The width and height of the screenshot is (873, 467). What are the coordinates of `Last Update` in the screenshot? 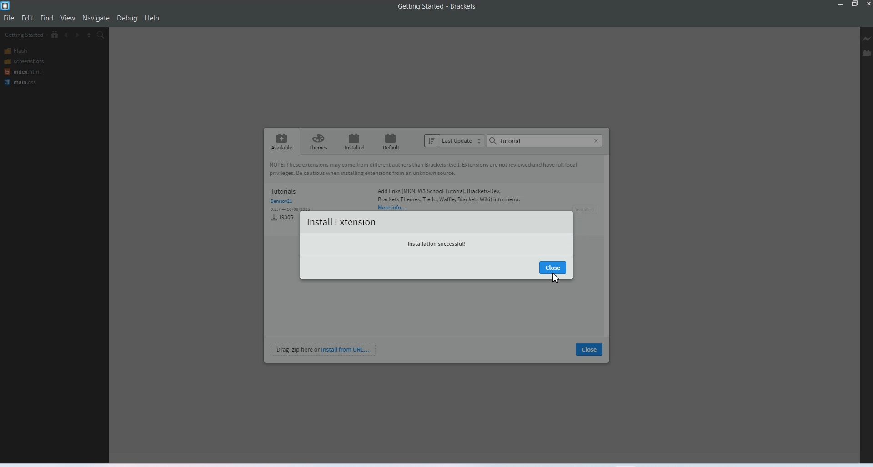 It's located at (454, 141).